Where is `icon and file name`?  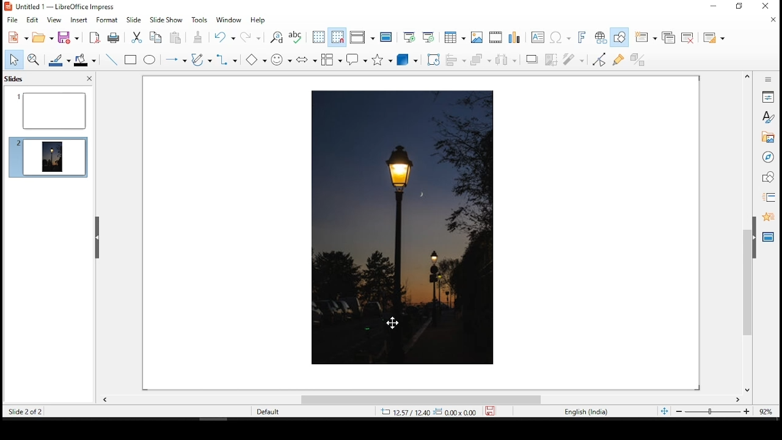
icon and file name is located at coordinates (70, 7).